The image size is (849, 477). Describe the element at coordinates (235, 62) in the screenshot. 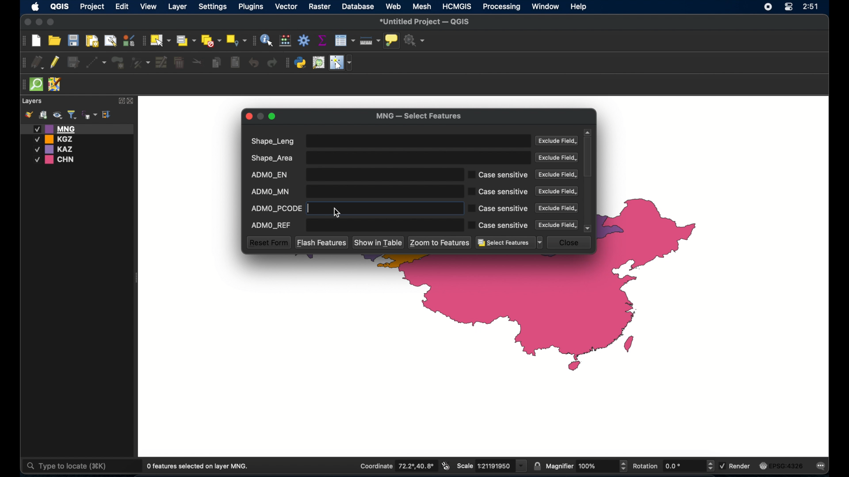

I see `delete selected` at that location.